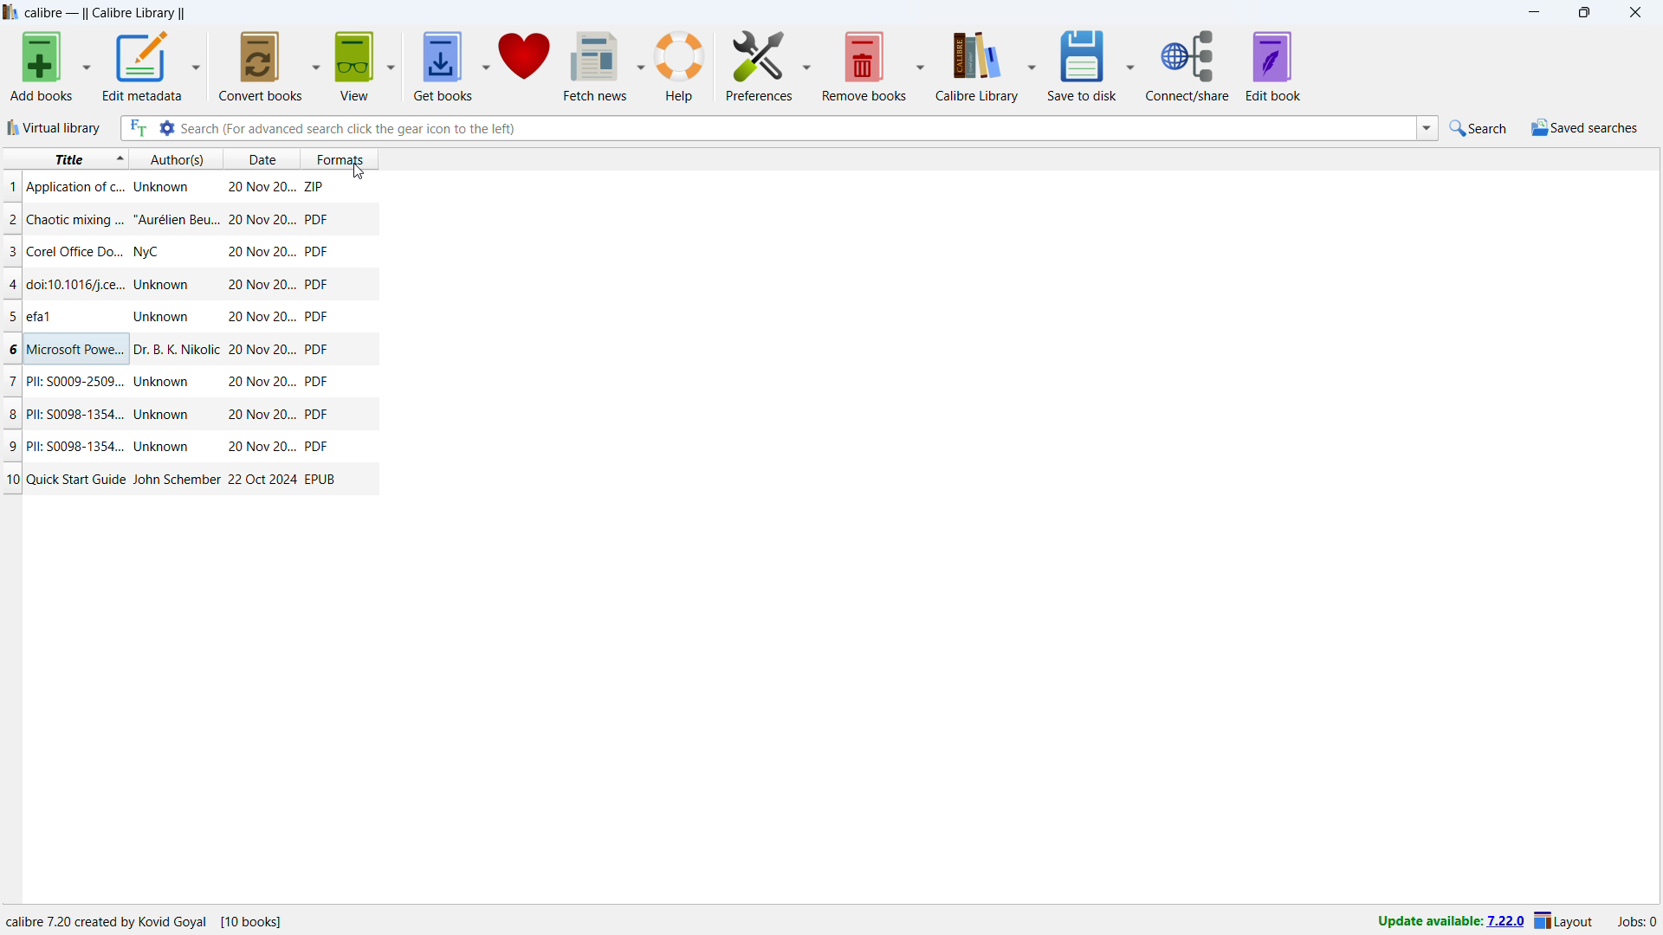 The width and height of the screenshot is (1663, 935). I want to click on date, so click(259, 158).